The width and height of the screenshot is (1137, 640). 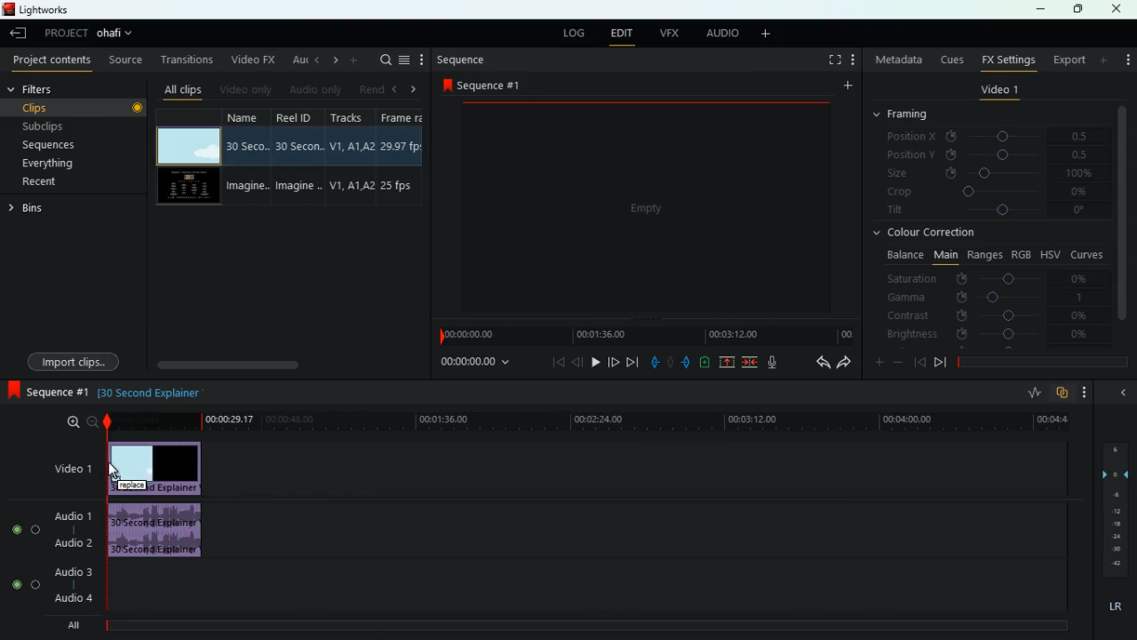 I want to click on audio only, so click(x=314, y=91).